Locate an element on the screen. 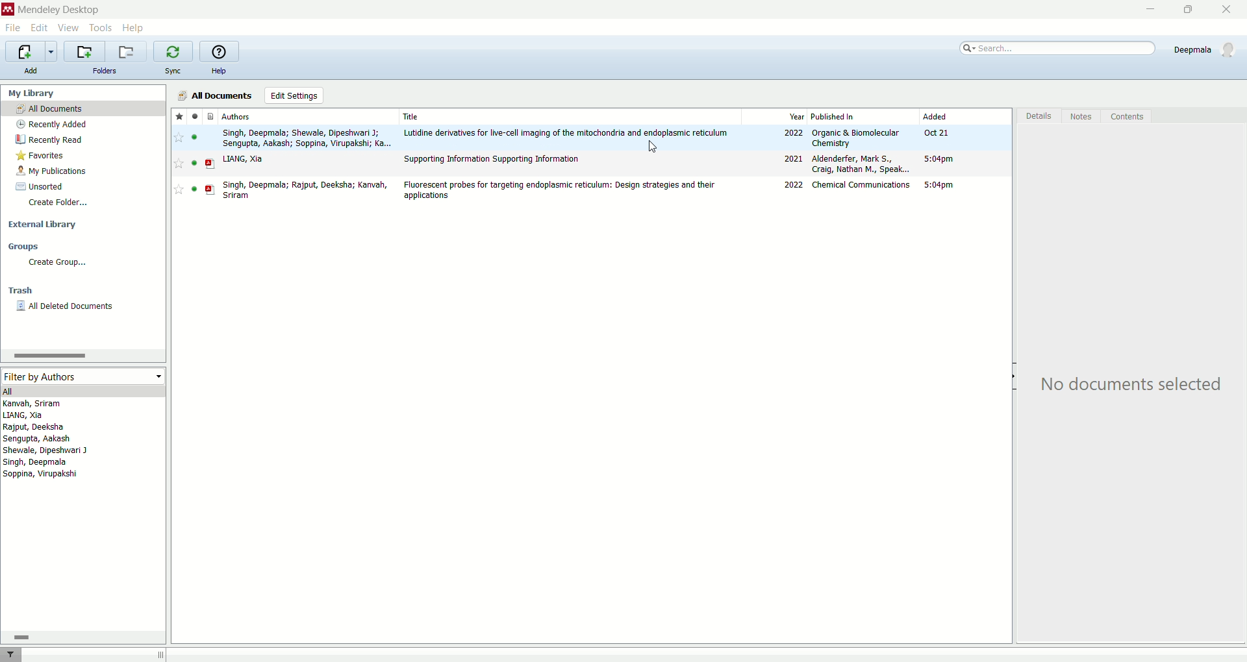 Image resolution: width=1247 pixels, height=662 pixels. create folder is located at coordinates (60, 204).